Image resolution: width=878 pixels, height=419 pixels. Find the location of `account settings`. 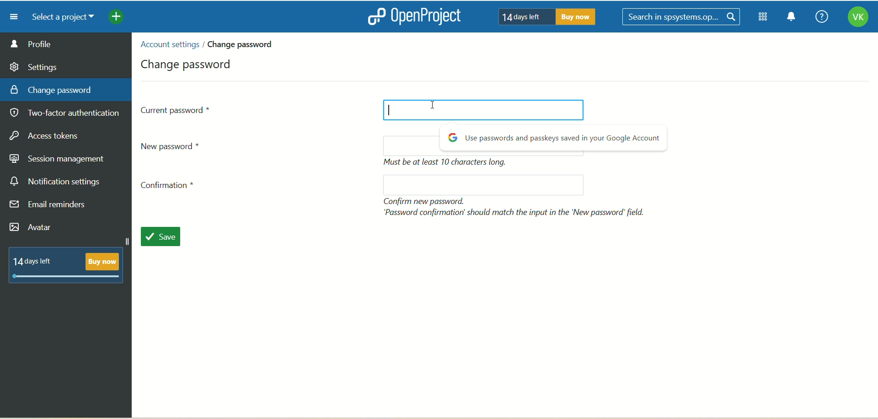

account settings is located at coordinates (169, 44).